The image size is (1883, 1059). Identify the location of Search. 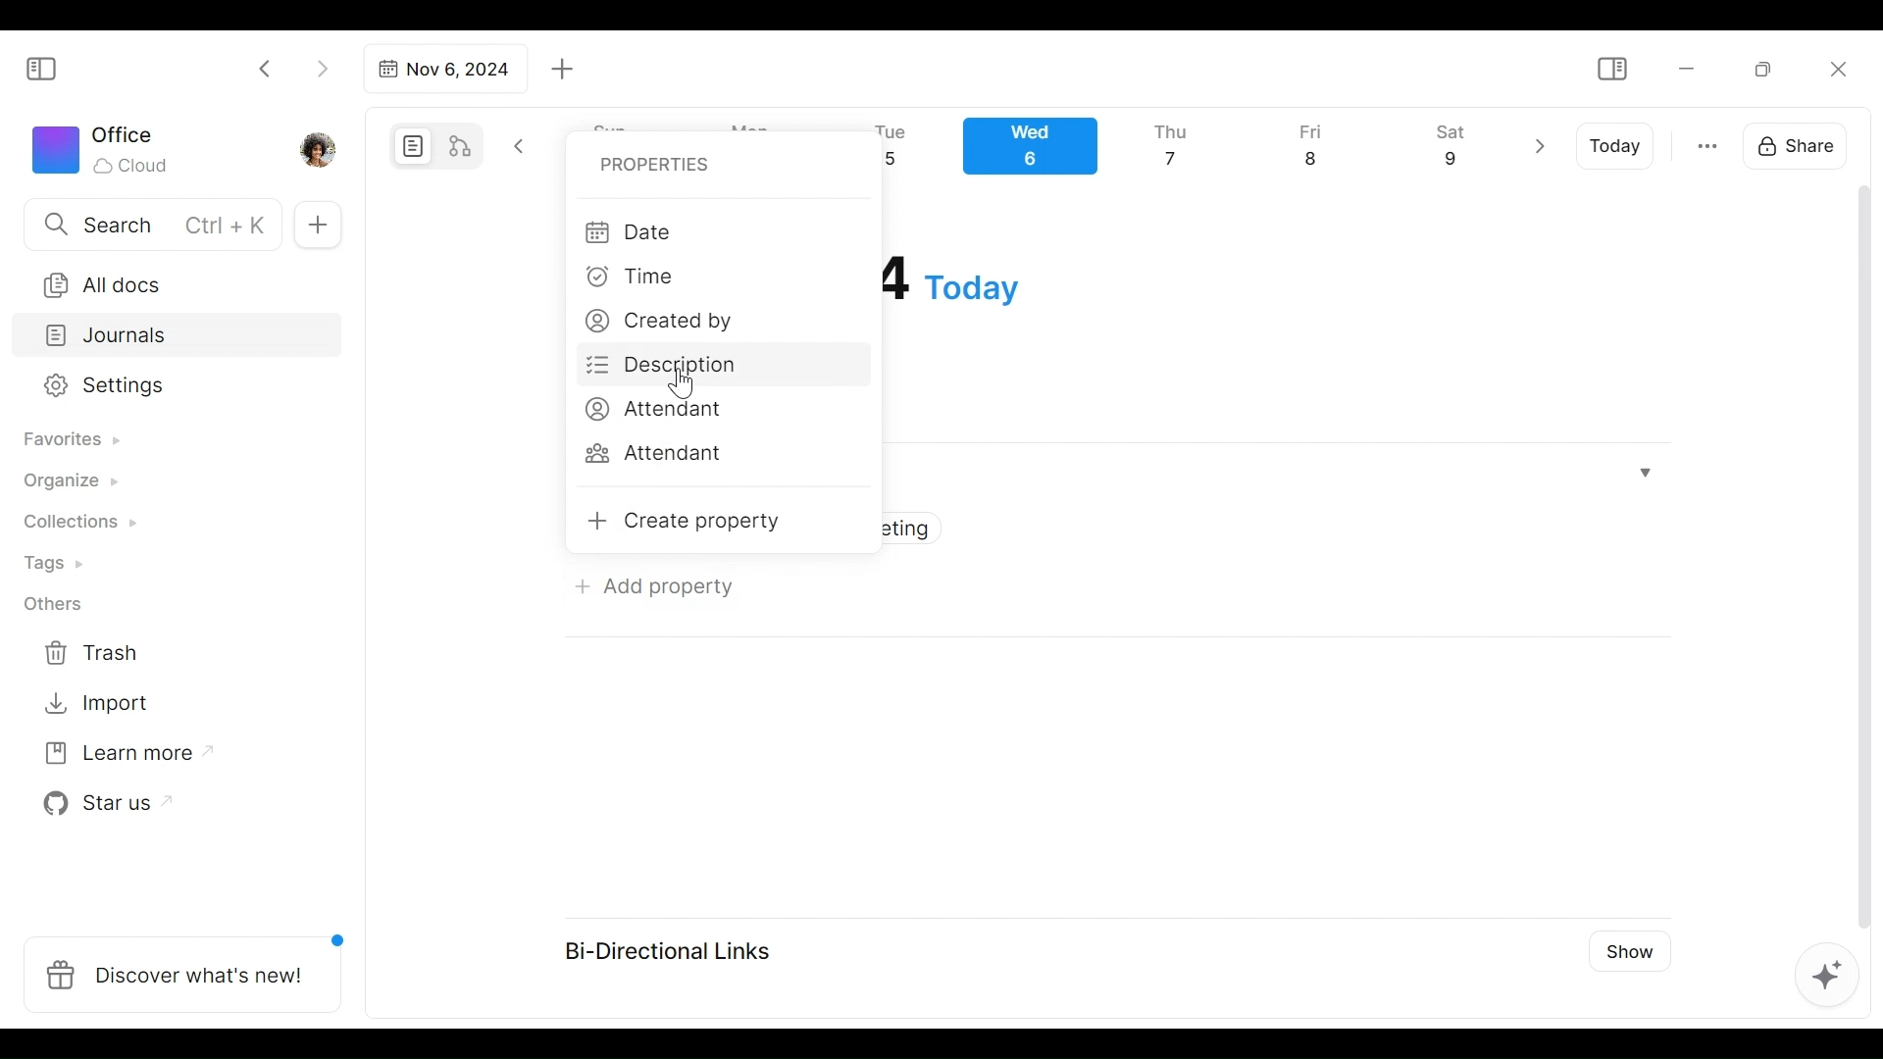
(150, 224).